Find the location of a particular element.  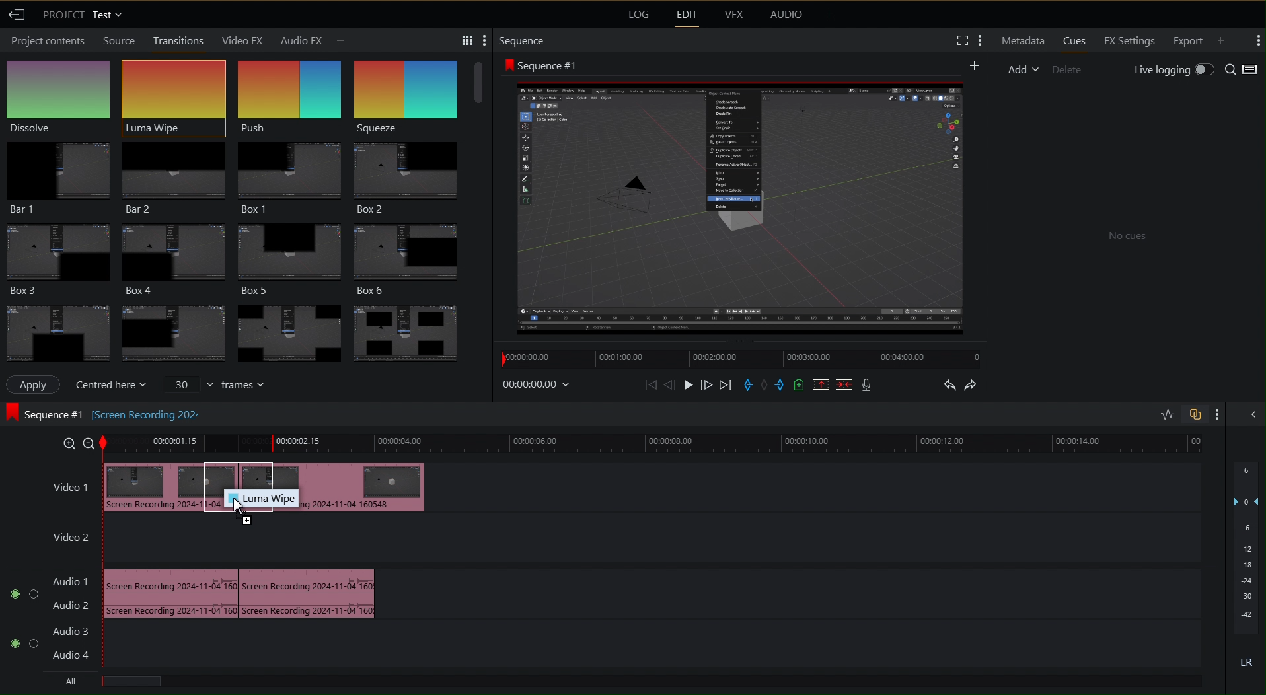

Video FX is located at coordinates (244, 40).